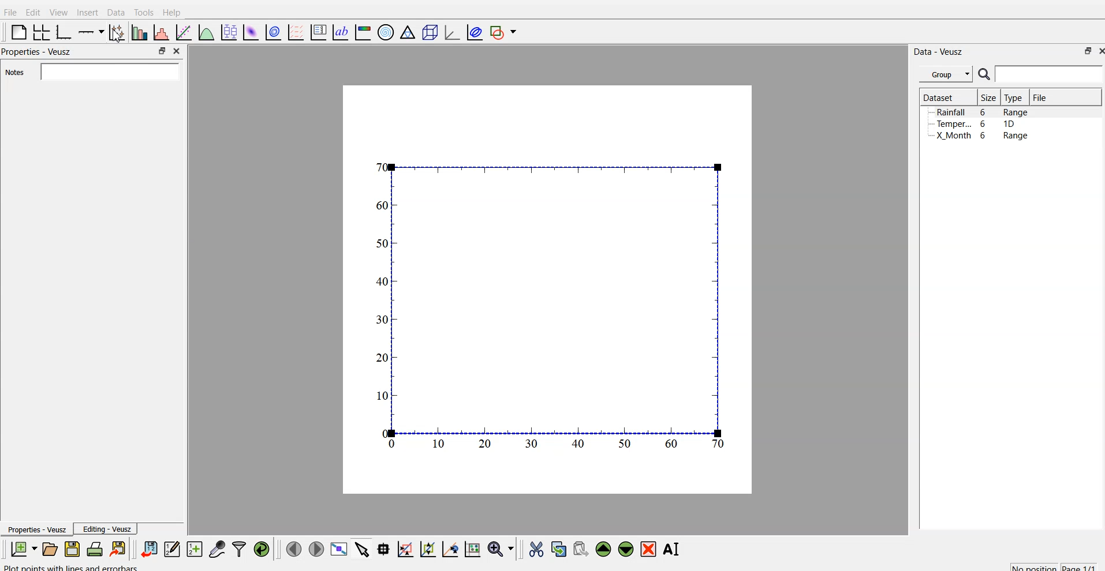 The height and width of the screenshot is (571, 1105). I want to click on Help, so click(171, 12).